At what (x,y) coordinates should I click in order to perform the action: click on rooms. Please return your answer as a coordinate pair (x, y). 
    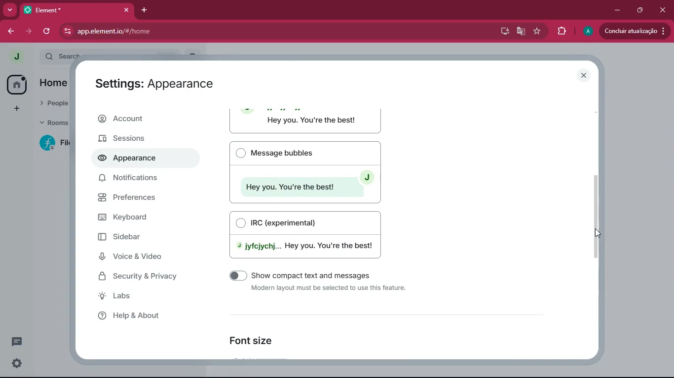
    Looking at the image, I should click on (52, 122).